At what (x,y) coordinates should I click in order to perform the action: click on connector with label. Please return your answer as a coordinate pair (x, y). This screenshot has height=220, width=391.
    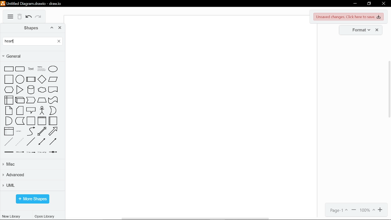
    Looking at the image, I should click on (20, 152).